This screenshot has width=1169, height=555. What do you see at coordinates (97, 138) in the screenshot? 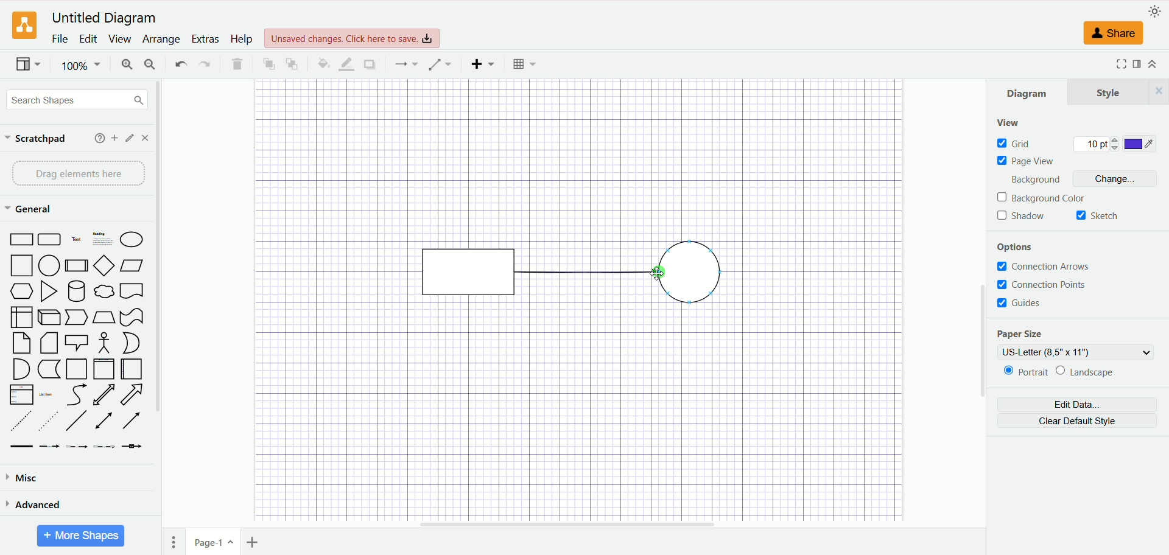
I see `help` at bounding box center [97, 138].